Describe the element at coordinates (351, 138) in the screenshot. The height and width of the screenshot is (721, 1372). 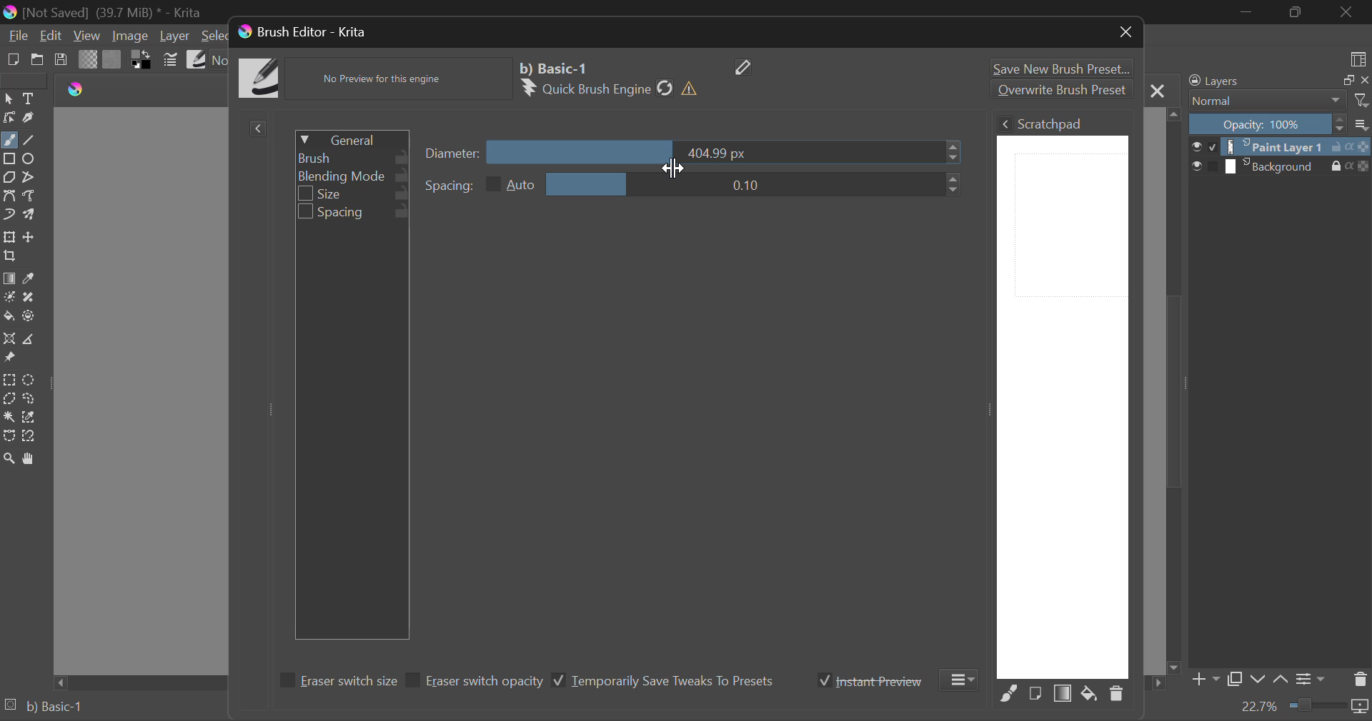
I see `General` at that location.